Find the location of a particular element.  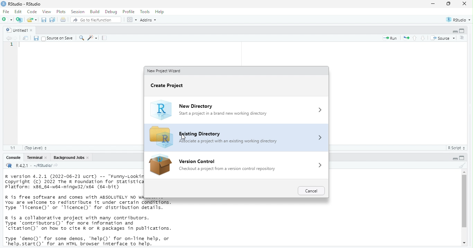

code tools is located at coordinates (92, 38).